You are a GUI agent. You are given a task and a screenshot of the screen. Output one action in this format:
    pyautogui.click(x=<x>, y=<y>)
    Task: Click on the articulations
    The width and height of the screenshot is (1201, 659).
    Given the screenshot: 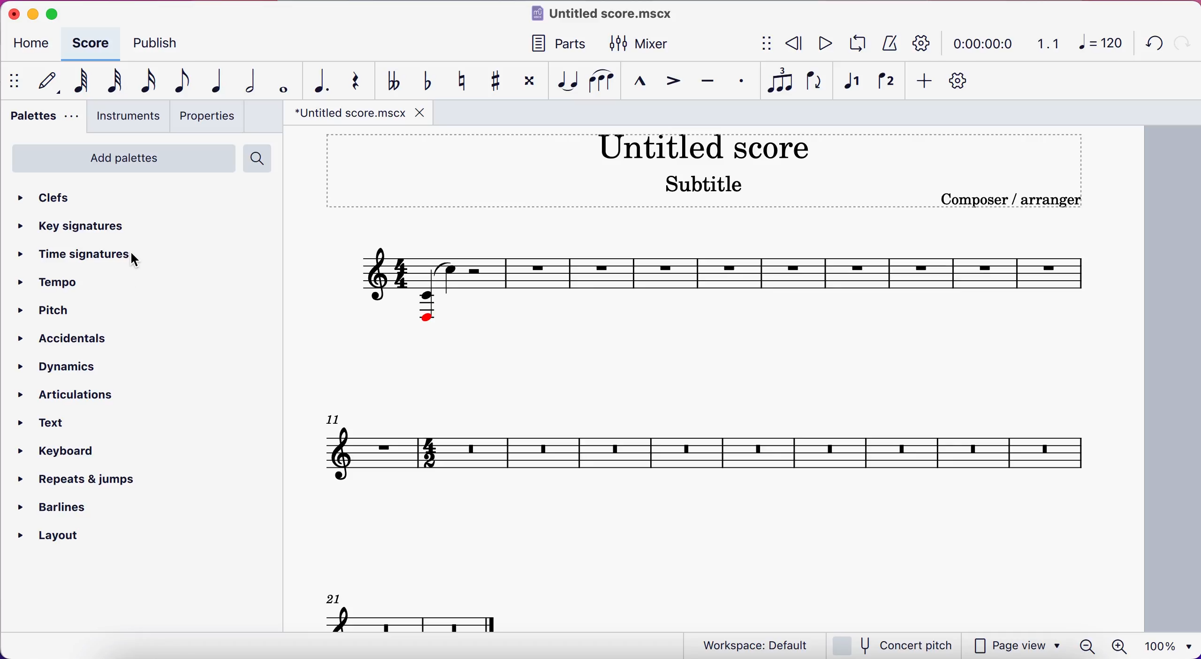 What is the action you would take?
    pyautogui.click(x=68, y=395)
    